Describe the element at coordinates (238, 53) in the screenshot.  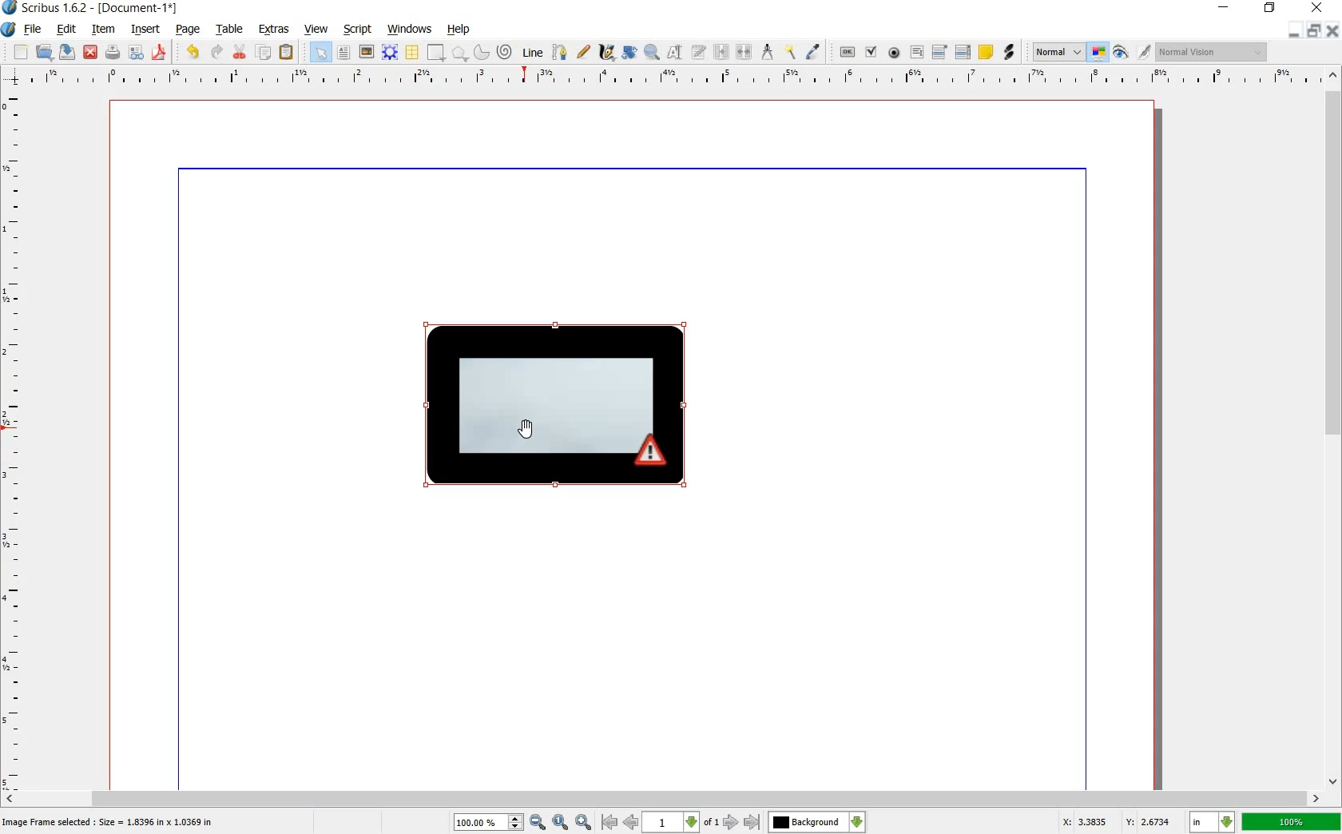
I see `cut` at that location.